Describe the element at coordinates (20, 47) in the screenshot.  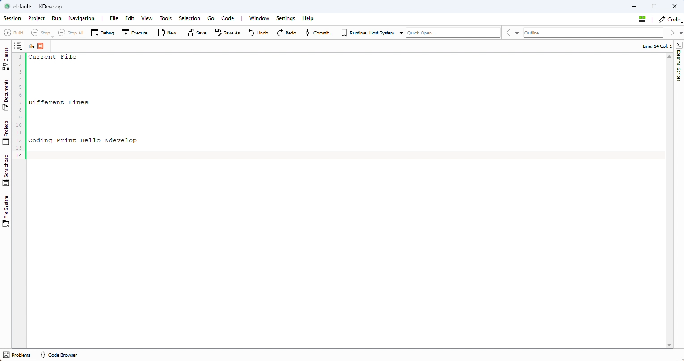
I see `note` at that location.